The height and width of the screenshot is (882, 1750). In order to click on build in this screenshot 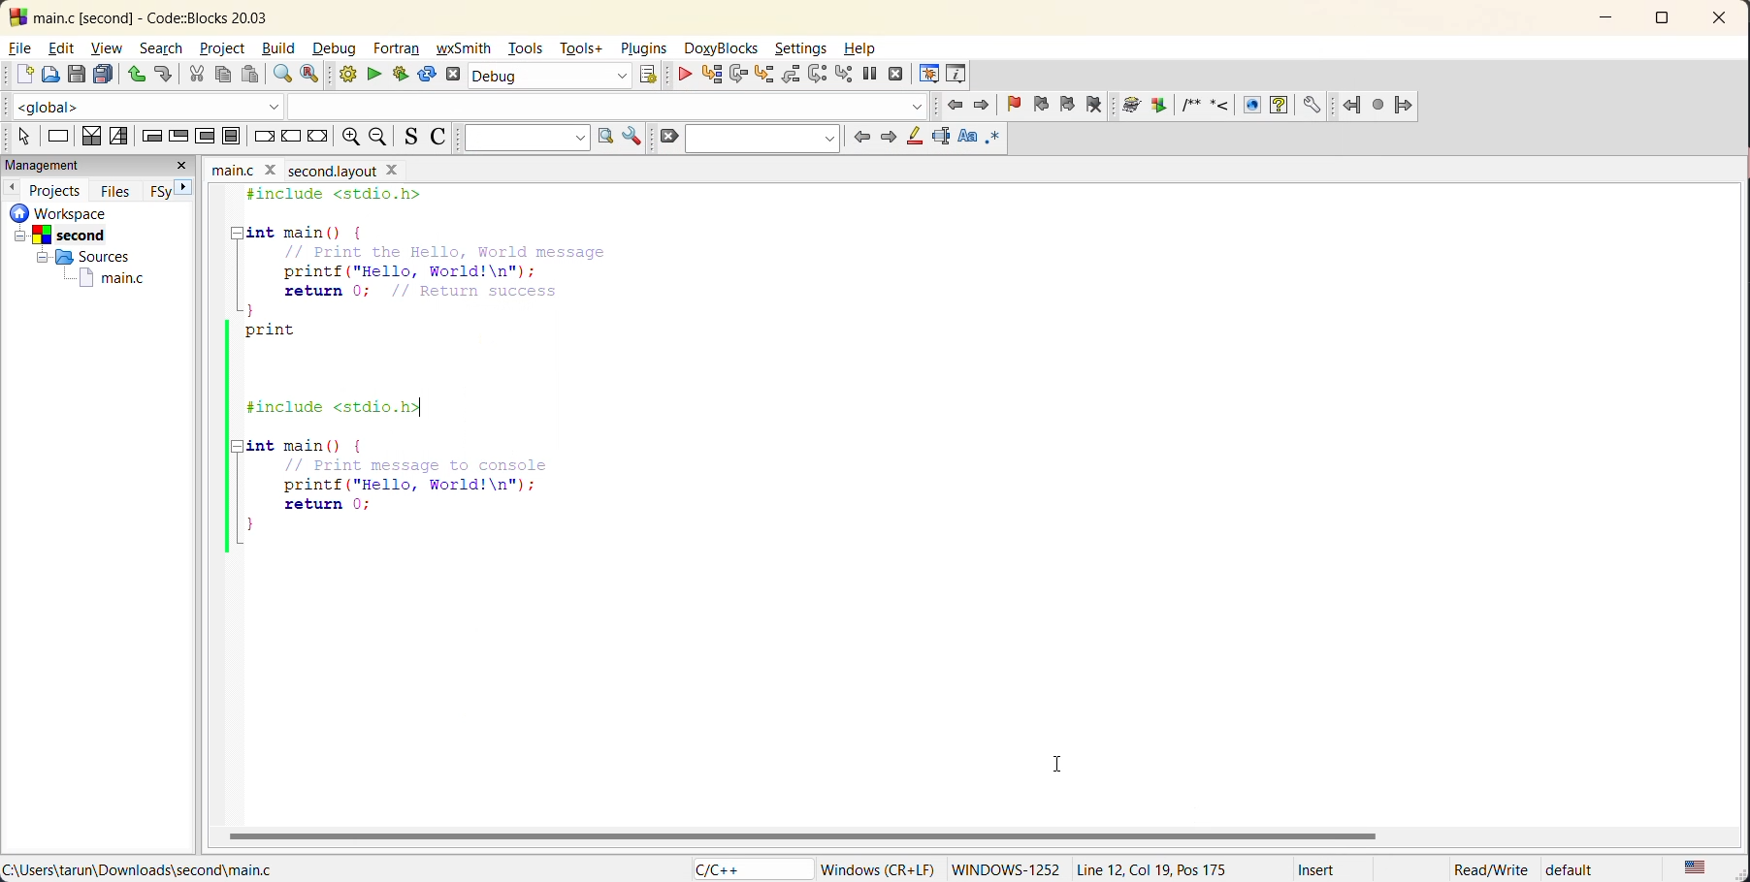, I will do `click(281, 50)`.